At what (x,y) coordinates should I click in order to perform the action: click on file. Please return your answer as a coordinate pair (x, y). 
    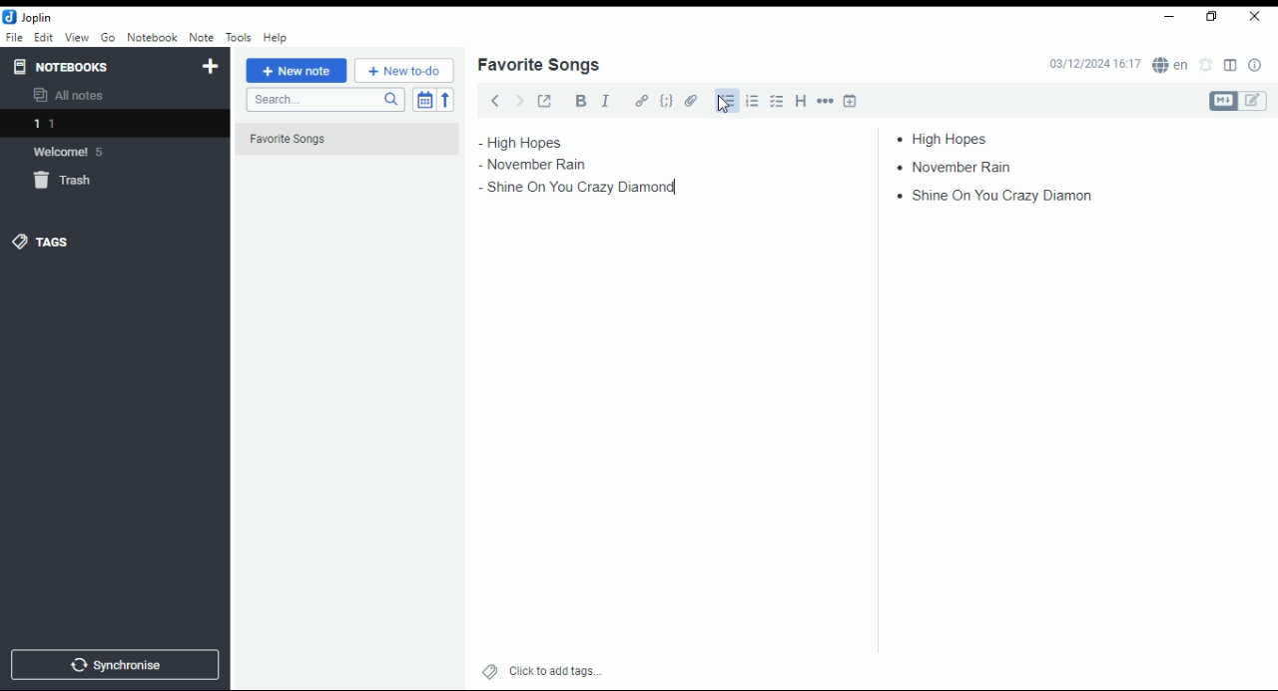
    Looking at the image, I should click on (14, 36).